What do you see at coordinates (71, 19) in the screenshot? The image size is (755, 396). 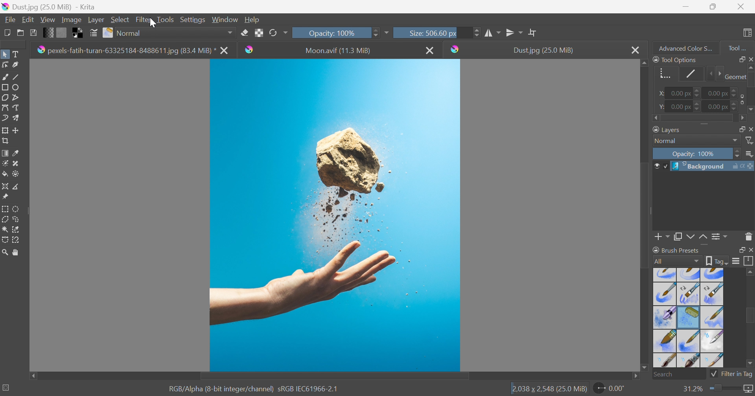 I see `Image` at bounding box center [71, 19].